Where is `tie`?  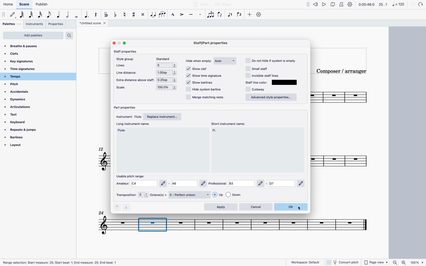
tie is located at coordinates (153, 14).